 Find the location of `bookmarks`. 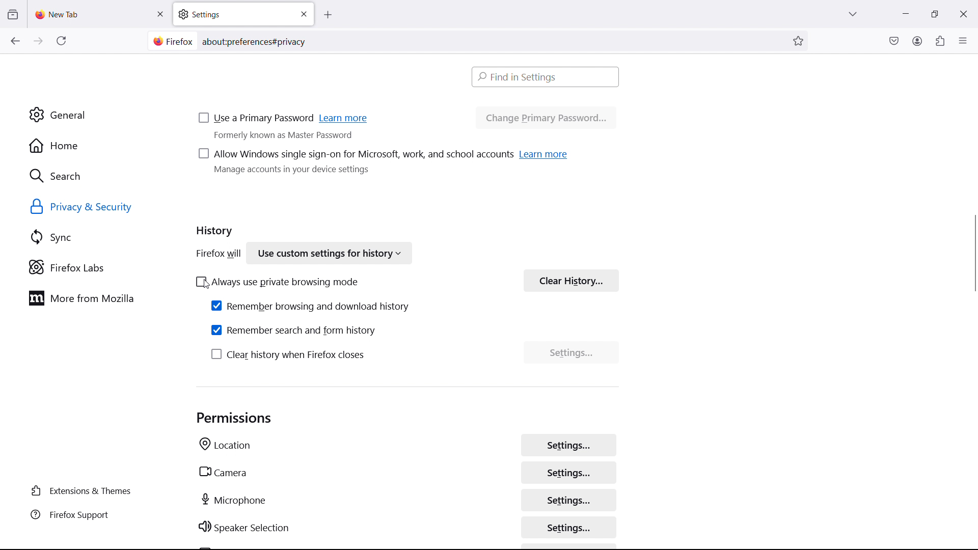

bookmarks is located at coordinates (799, 40).